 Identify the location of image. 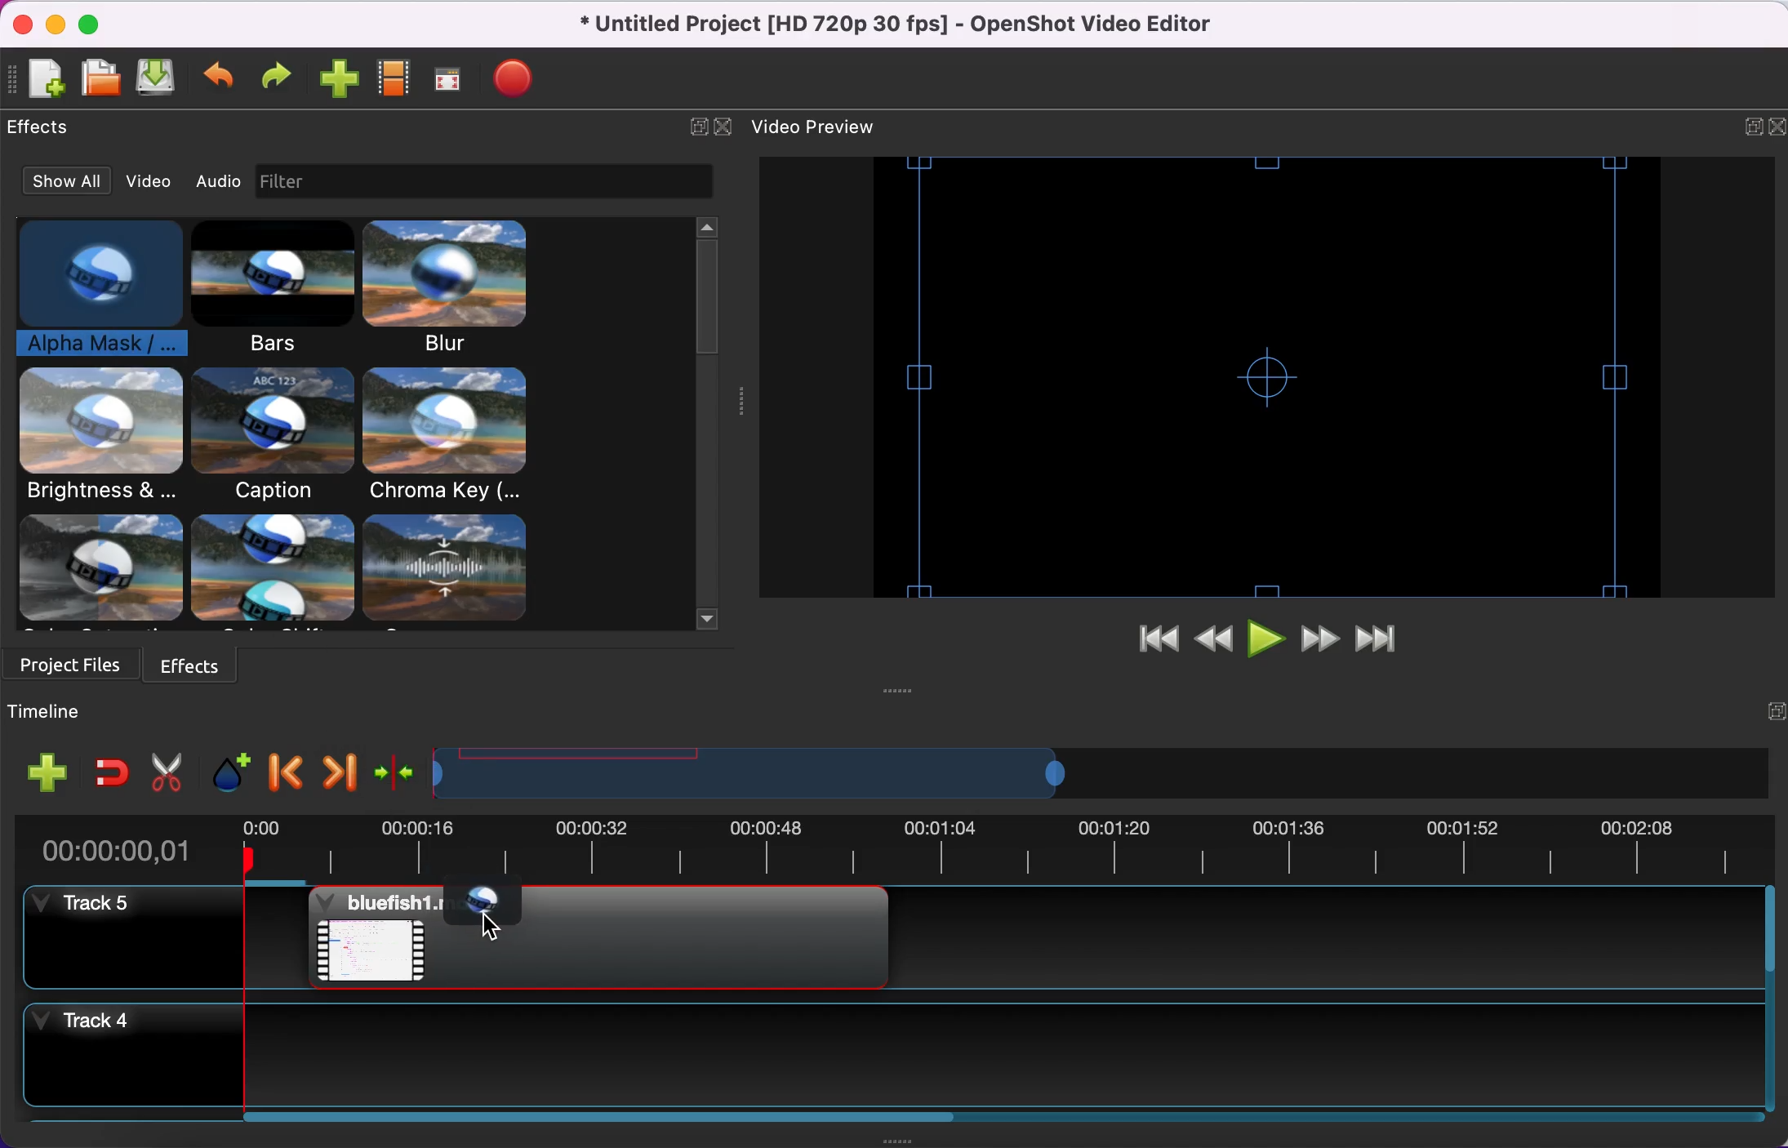
(287, 182).